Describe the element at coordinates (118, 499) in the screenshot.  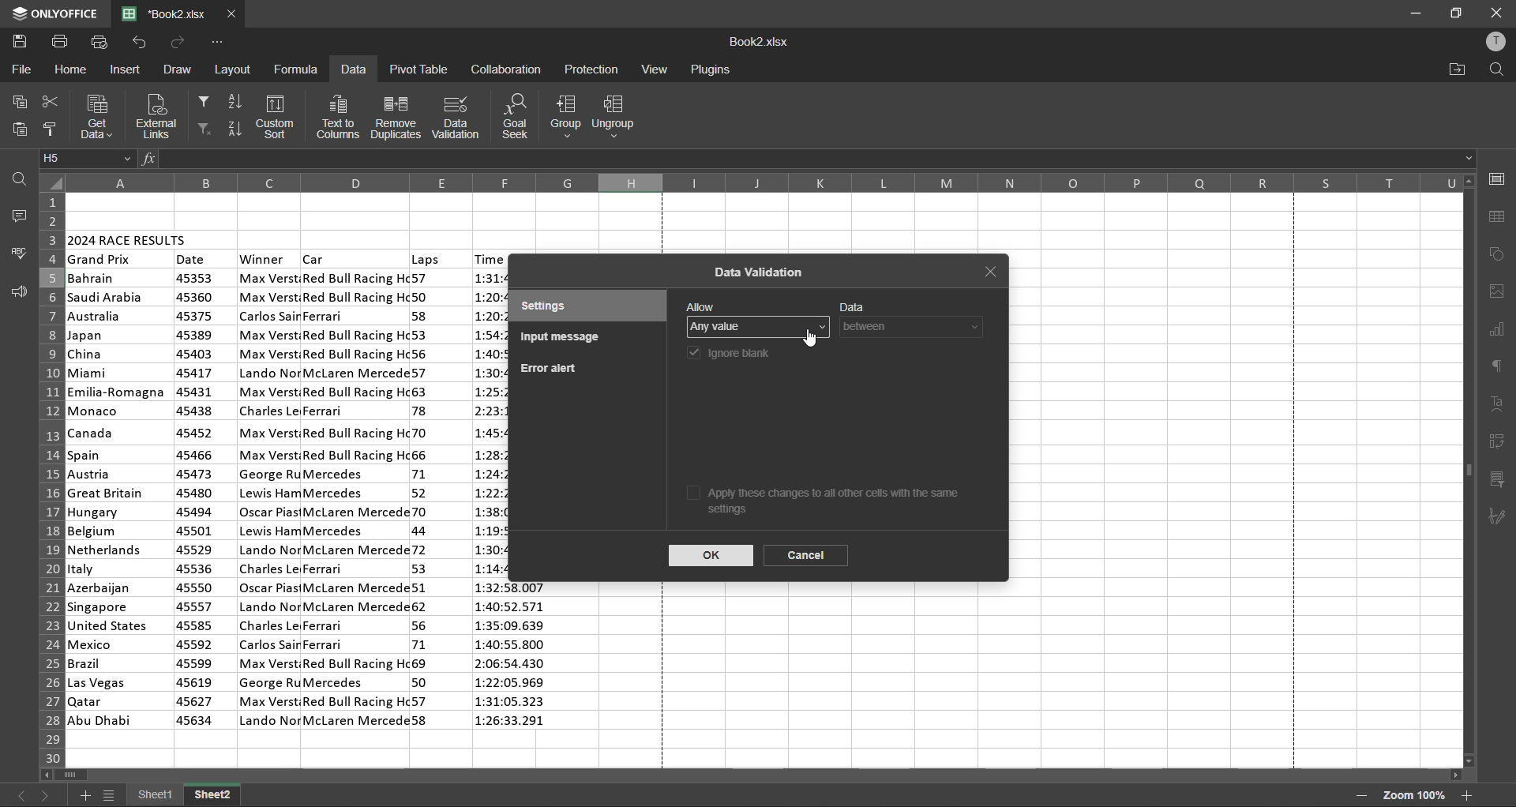
I see `country names` at that location.